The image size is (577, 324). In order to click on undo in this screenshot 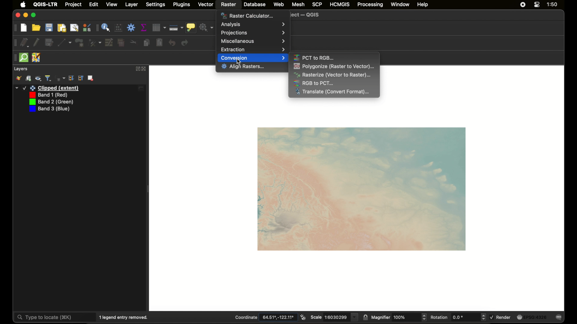, I will do `click(172, 43)`.